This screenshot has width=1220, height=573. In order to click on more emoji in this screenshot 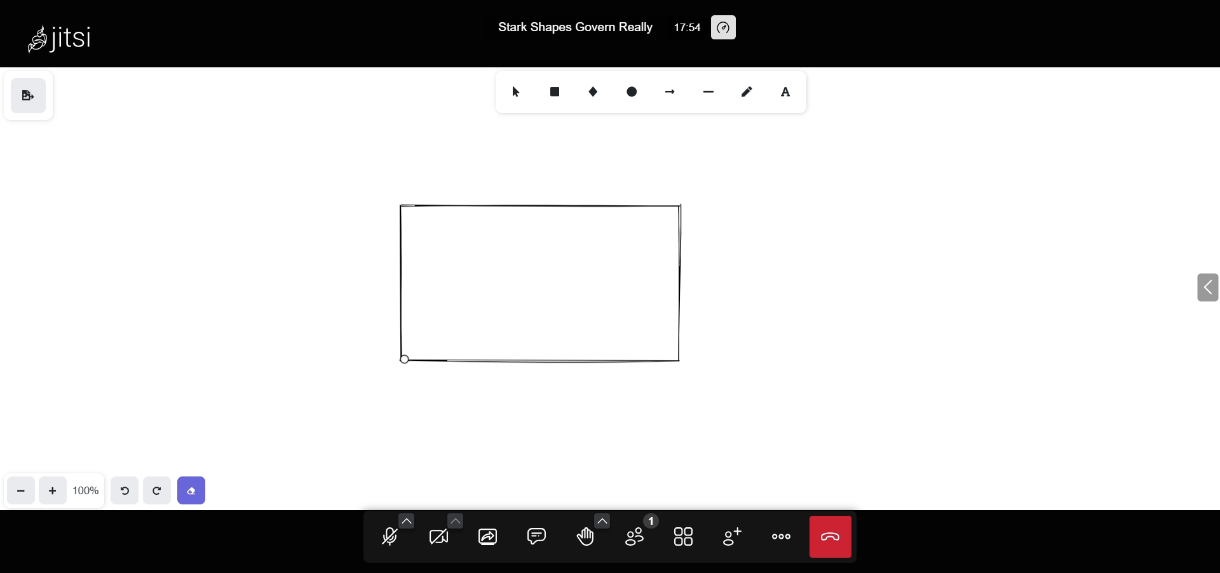, I will do `click(602, 520)`.